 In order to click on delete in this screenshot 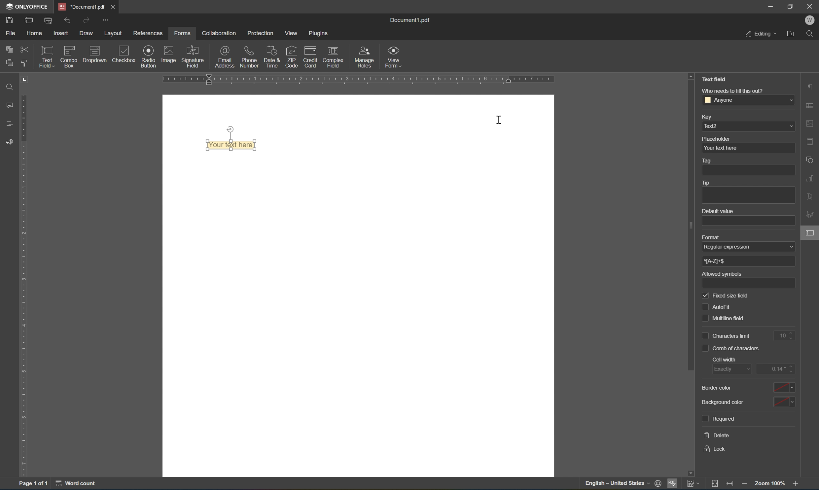, I will do `click(716, 436)`.